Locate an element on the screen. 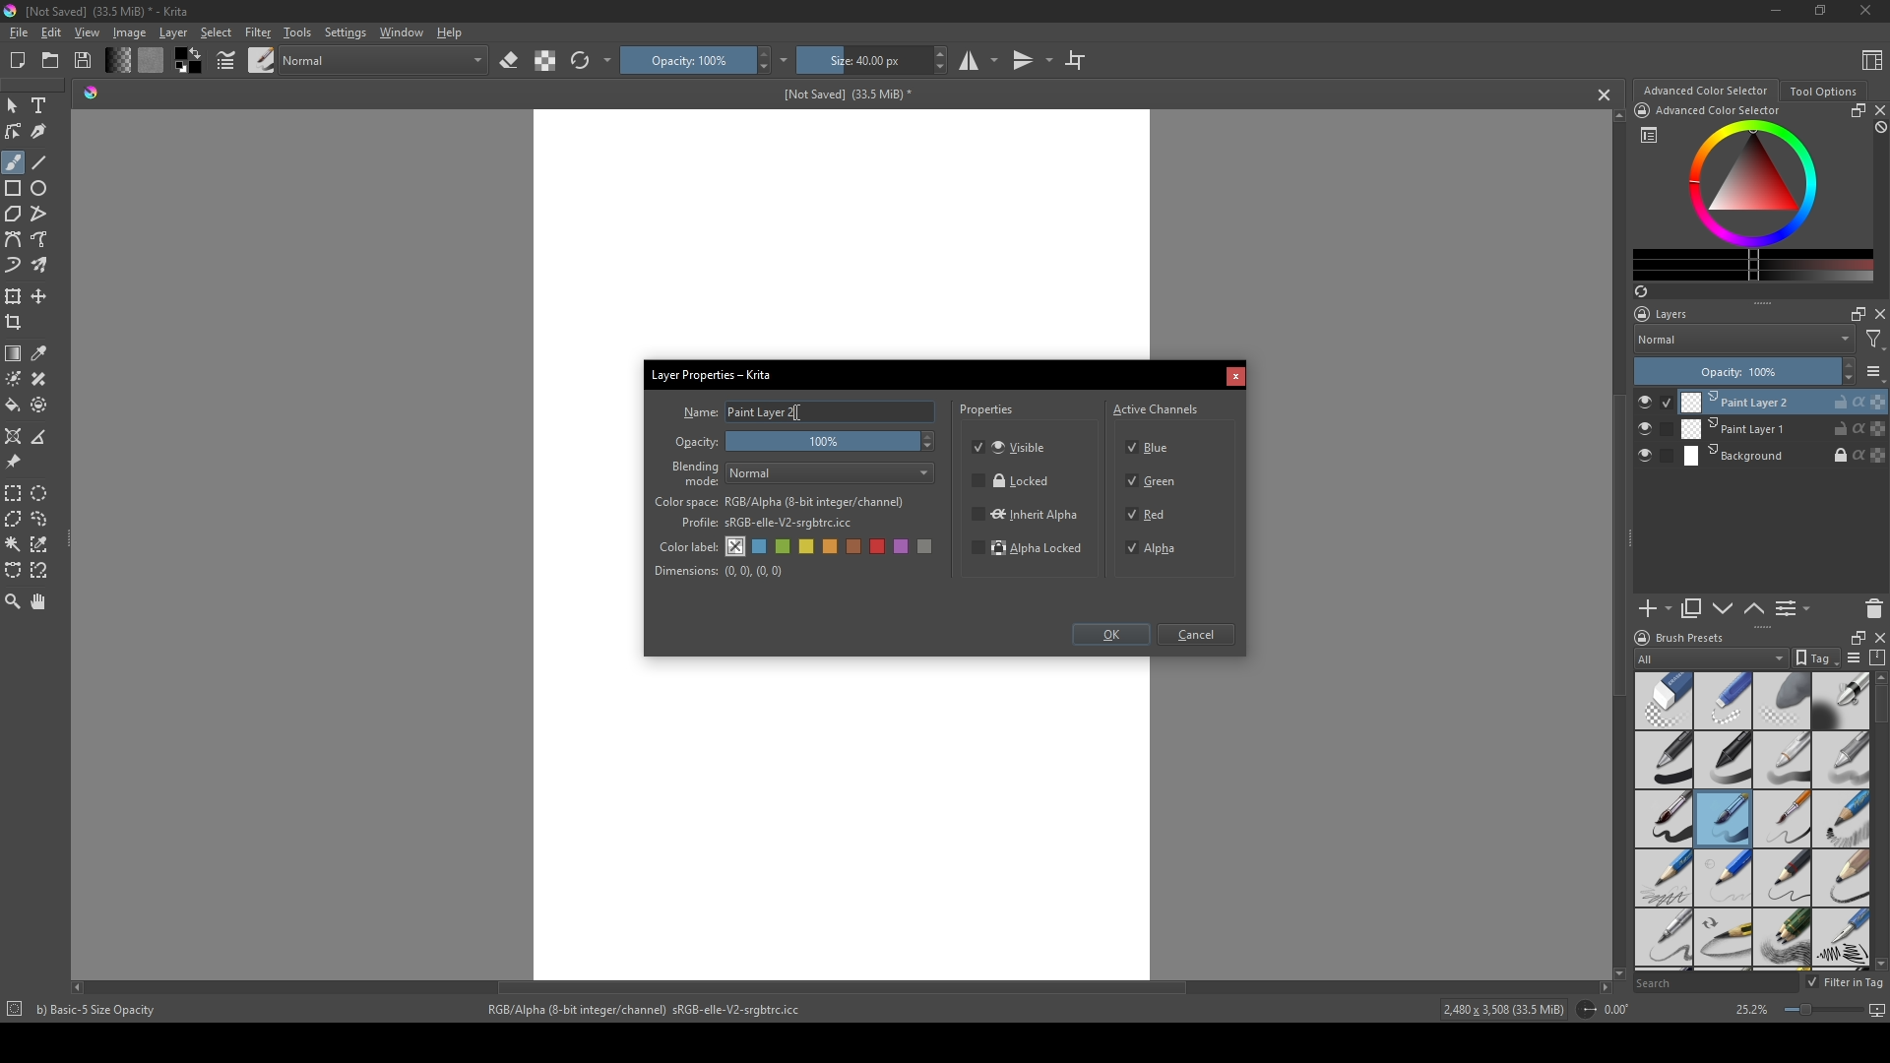 Image resolution: width=1890 pixels, height=1063 pixels. scroll down is located at coordinates (1878, 964).